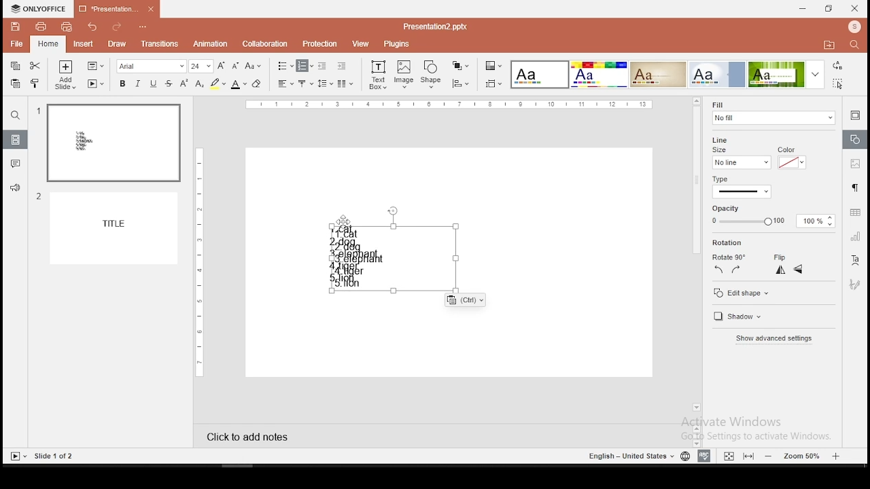  What do you see at coordinates (217, 84) in the screenshot?
I see `highlight` at bounding box center [217, 84].